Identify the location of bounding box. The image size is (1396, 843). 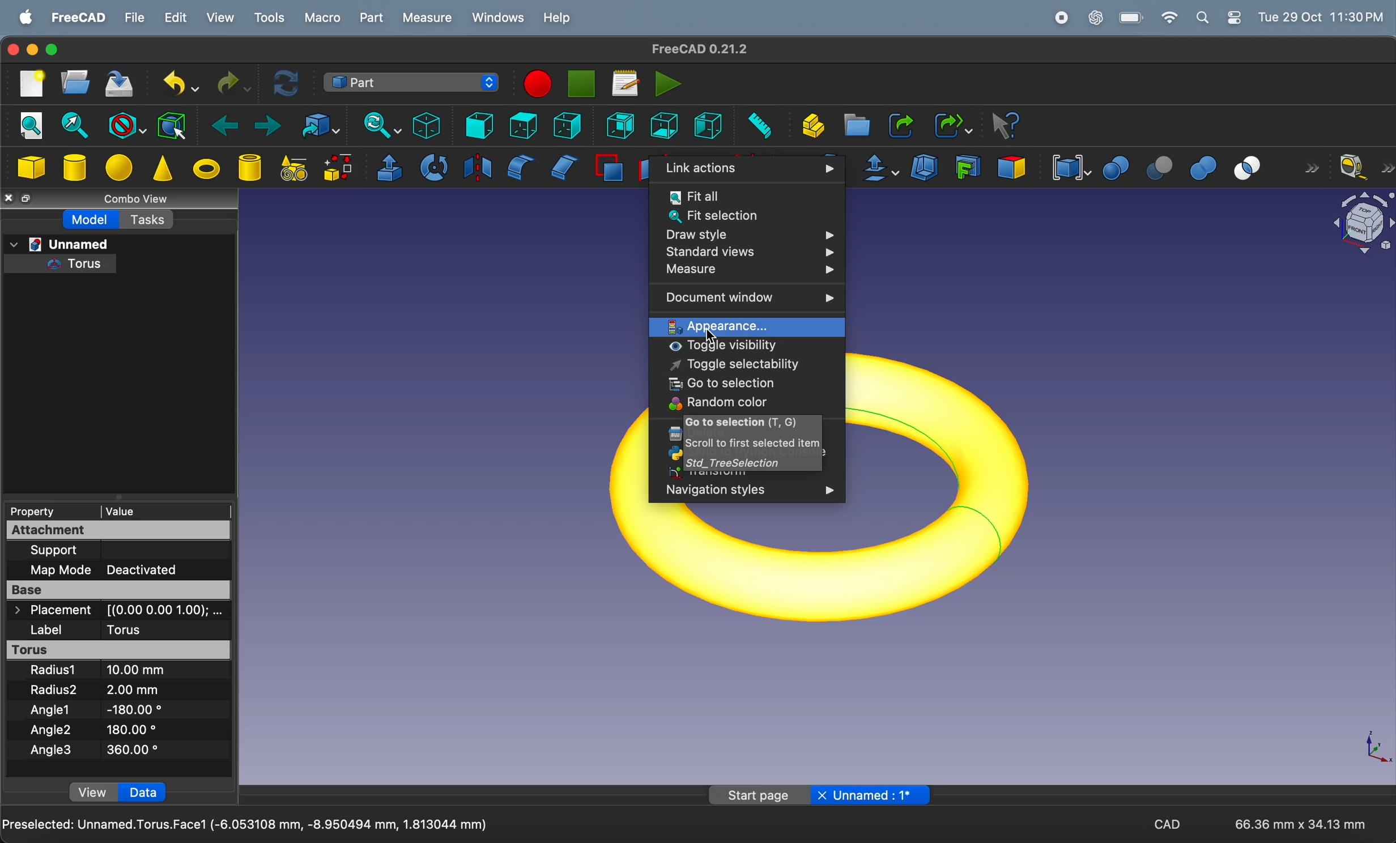
(172, 125).